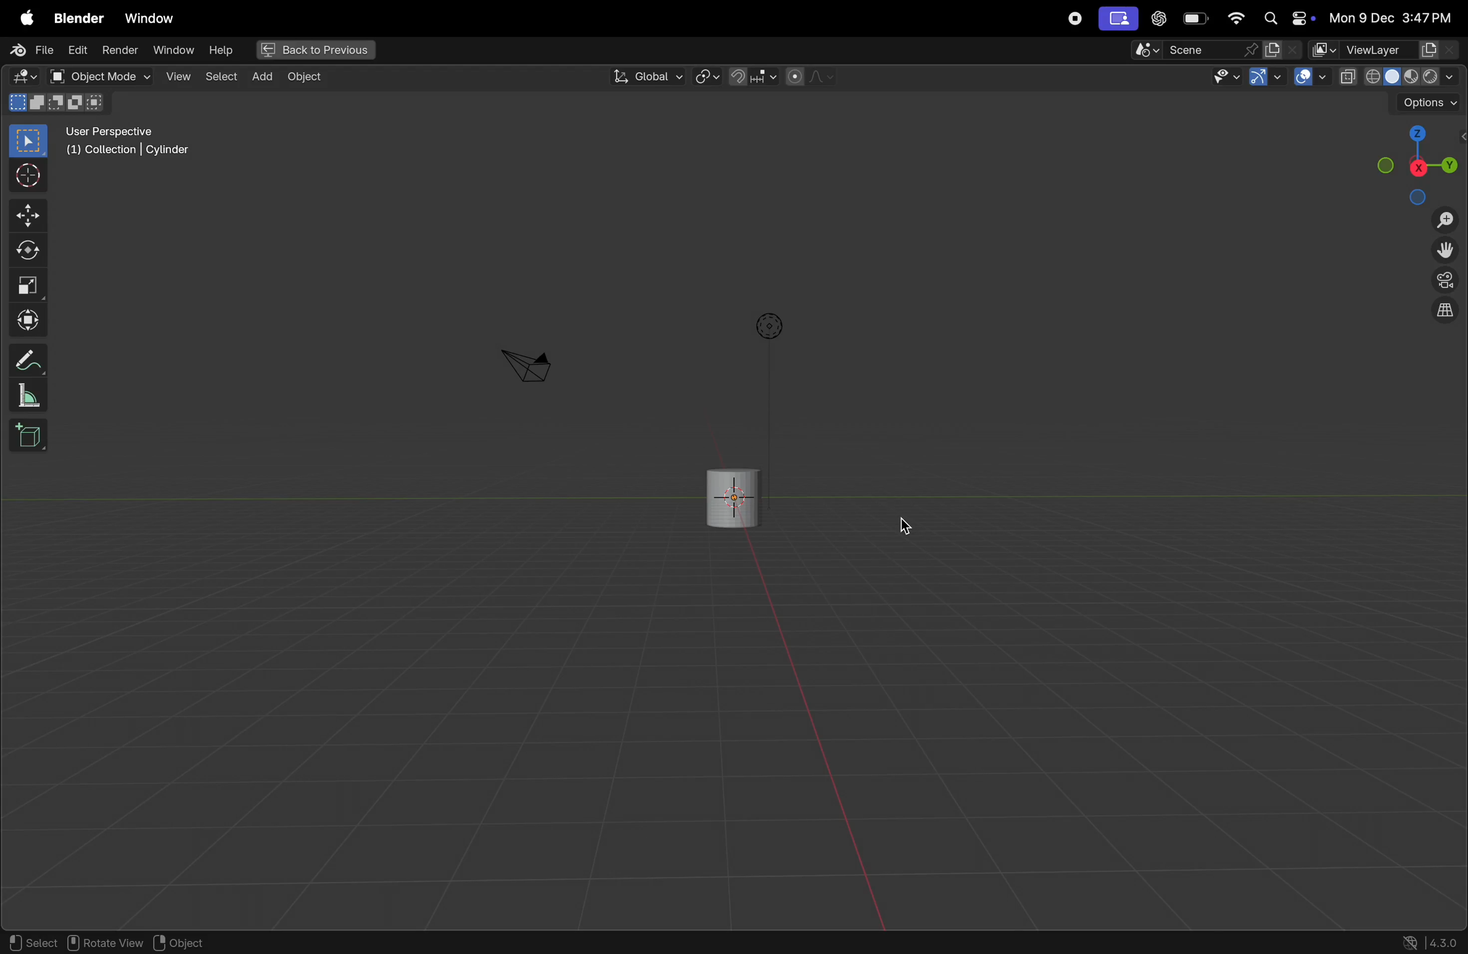 The height and width of the screenshot is (954, 1468). I want to click on score, so click(1195, 49).